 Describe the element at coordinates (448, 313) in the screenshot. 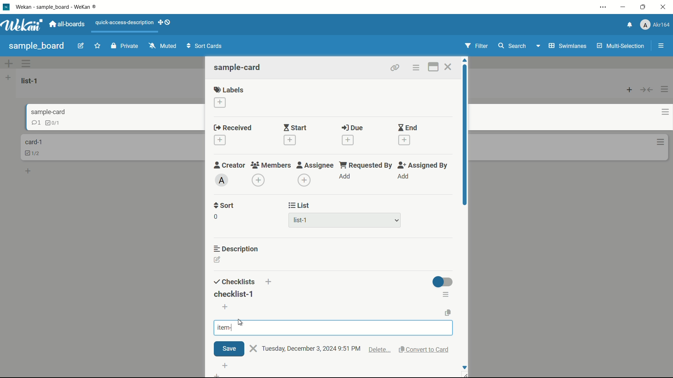

I see `copy text to clipboard` at that location.